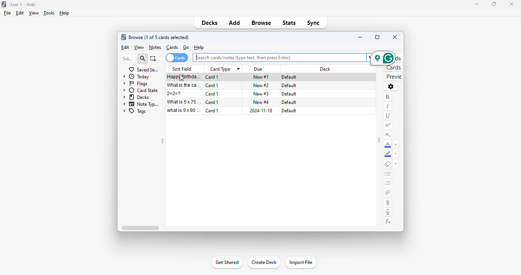  What do you see at coordinates (387, 107) in the screenshot?
I see `italic` at bounding box center [387, 107].